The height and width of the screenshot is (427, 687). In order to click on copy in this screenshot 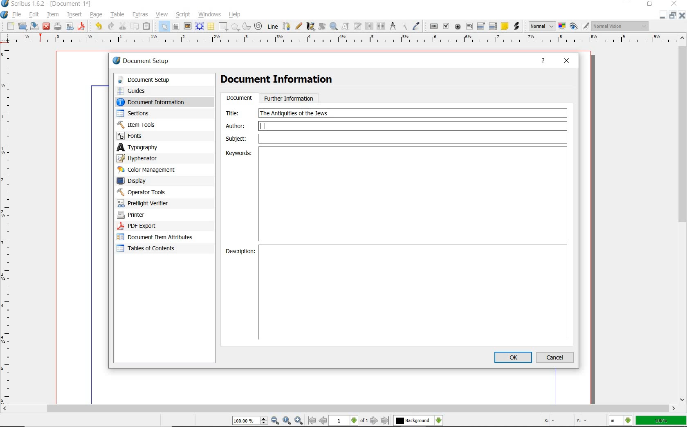, I will do `click(135, 26)`.